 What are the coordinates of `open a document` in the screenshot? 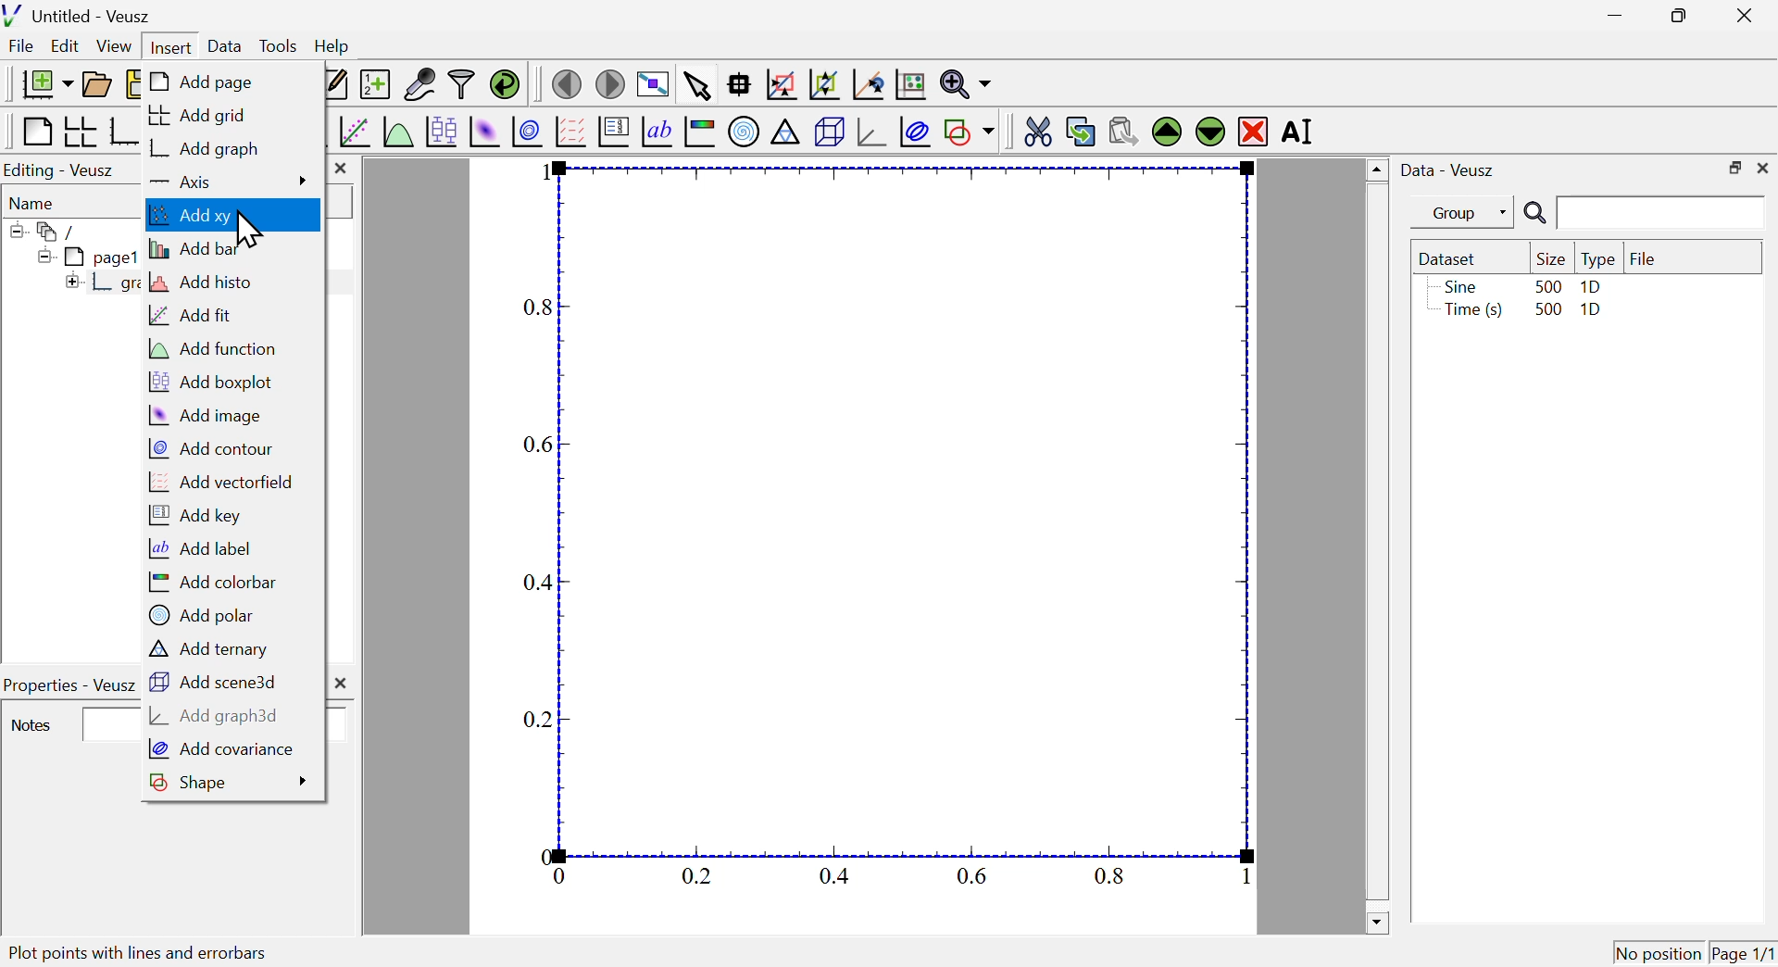 It's located at (99, 82).